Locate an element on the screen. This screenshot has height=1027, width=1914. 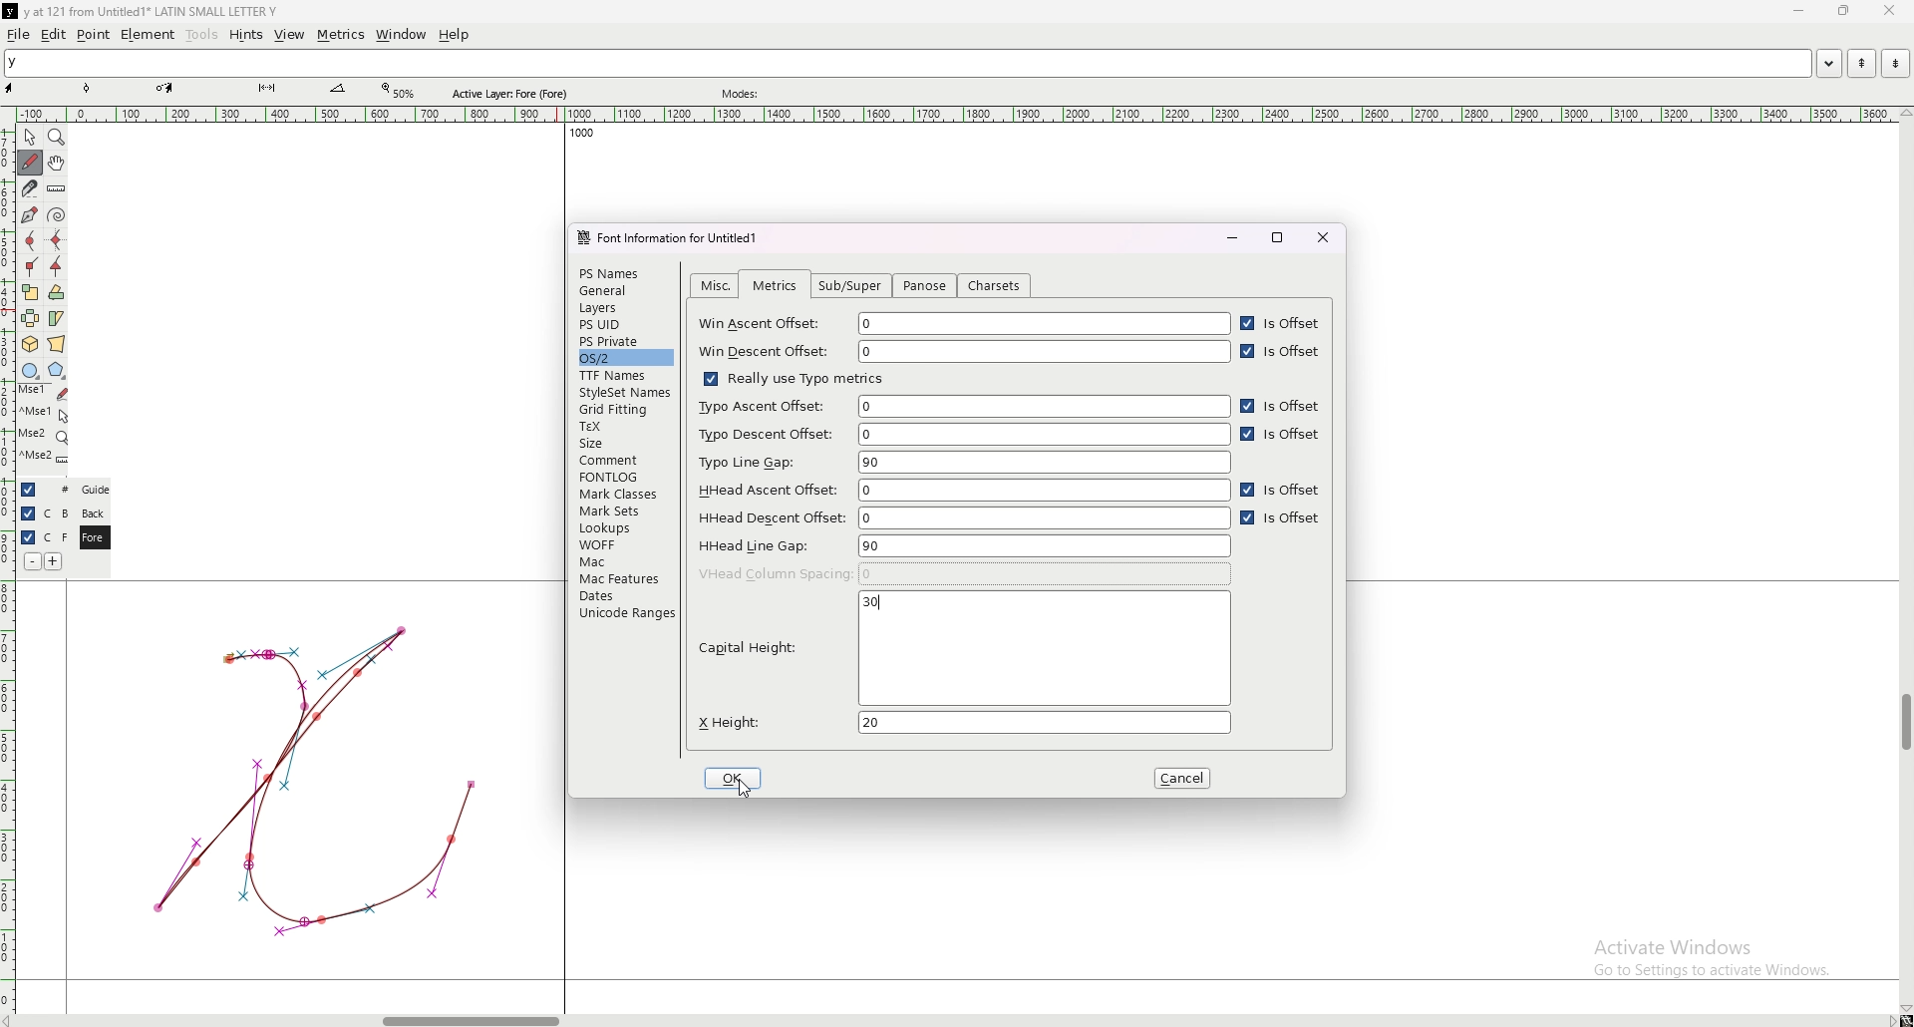
scale the selection is located at coordinates (30, 292).